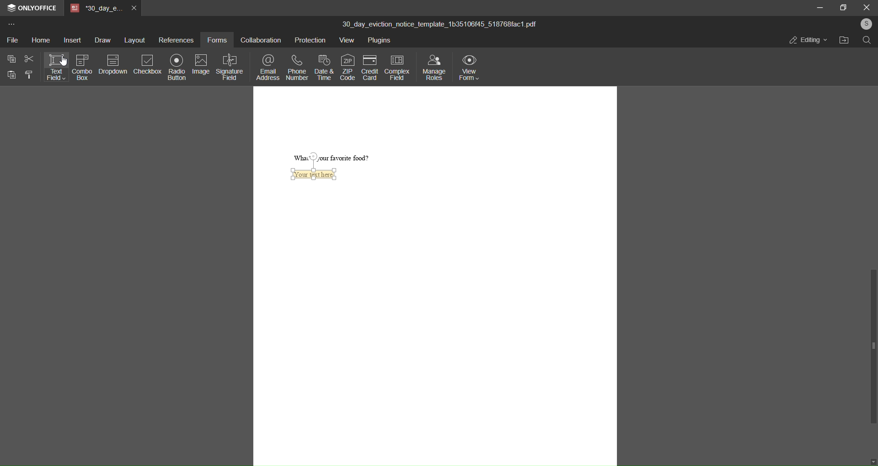 The width and height of the screenshot is (878, 466). Describe the element at coordinates (175, 66) in the screenshot. I see `radio button` at that location.